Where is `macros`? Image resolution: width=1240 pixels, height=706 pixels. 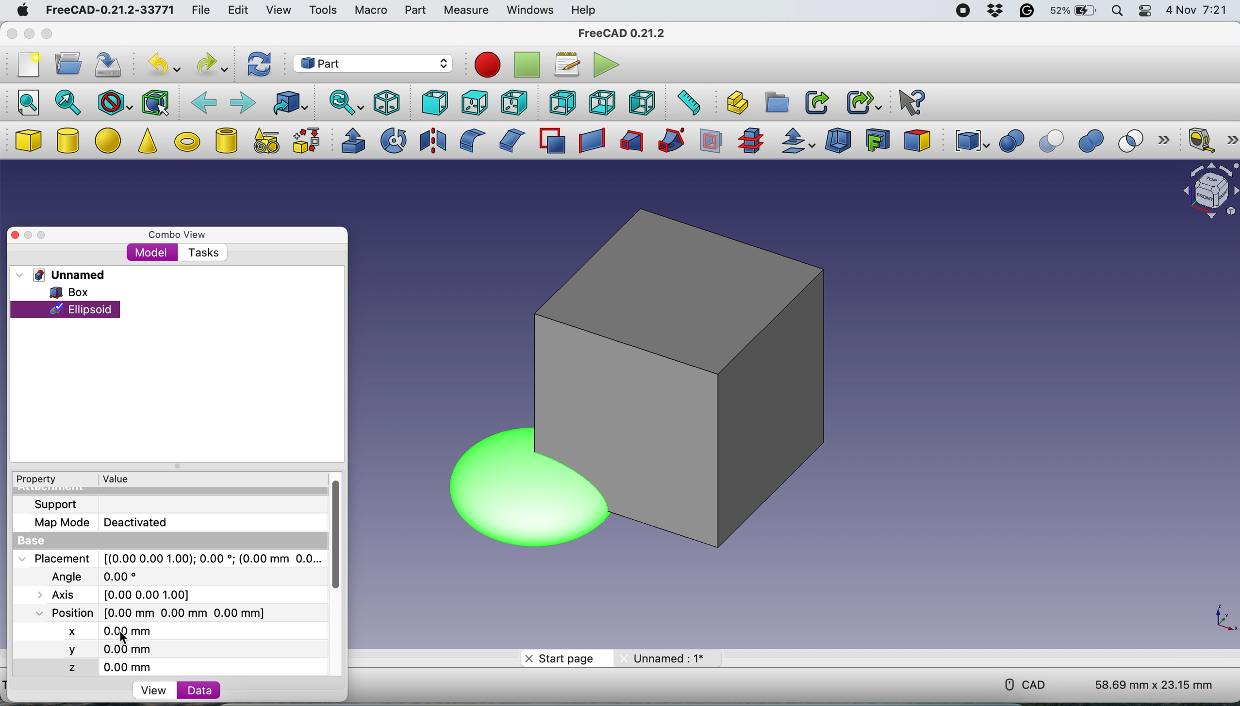
macros is located at coordinates (564, 65).